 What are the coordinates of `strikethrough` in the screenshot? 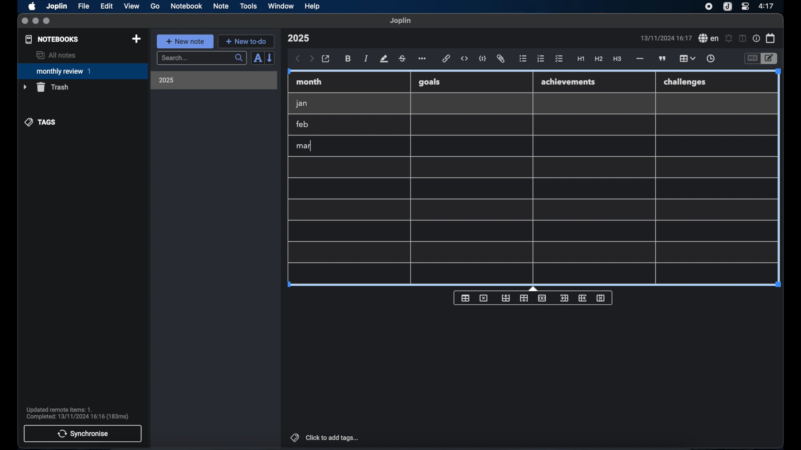 It's located at (402, 59).